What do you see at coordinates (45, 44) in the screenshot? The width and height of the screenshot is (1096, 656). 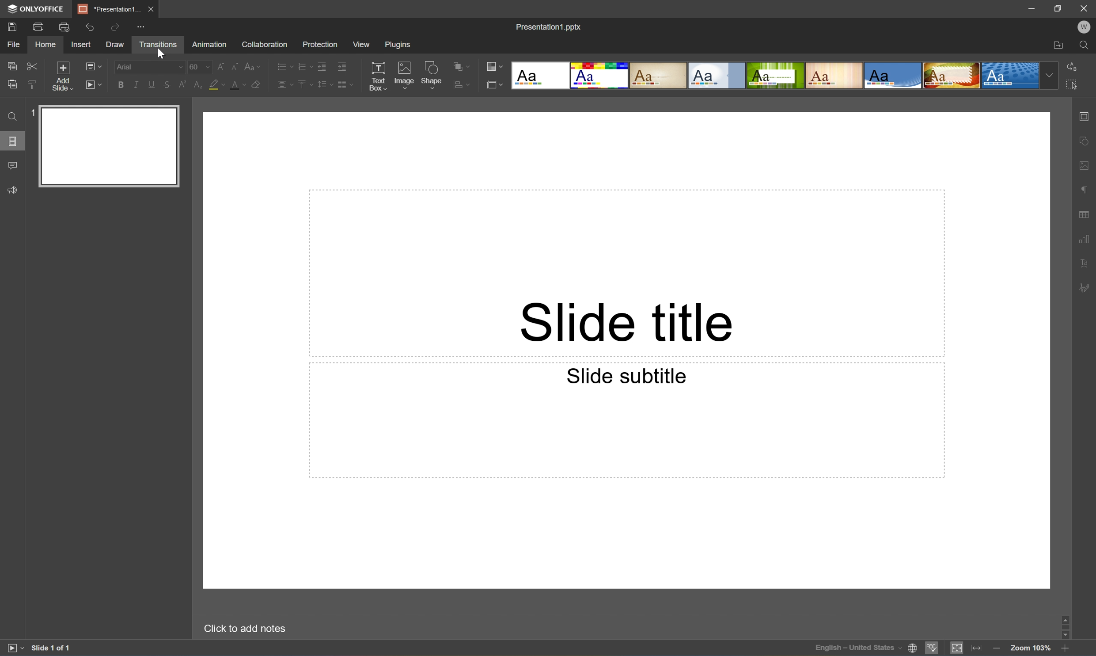 I see `Home` at bounding box center [45, 44].